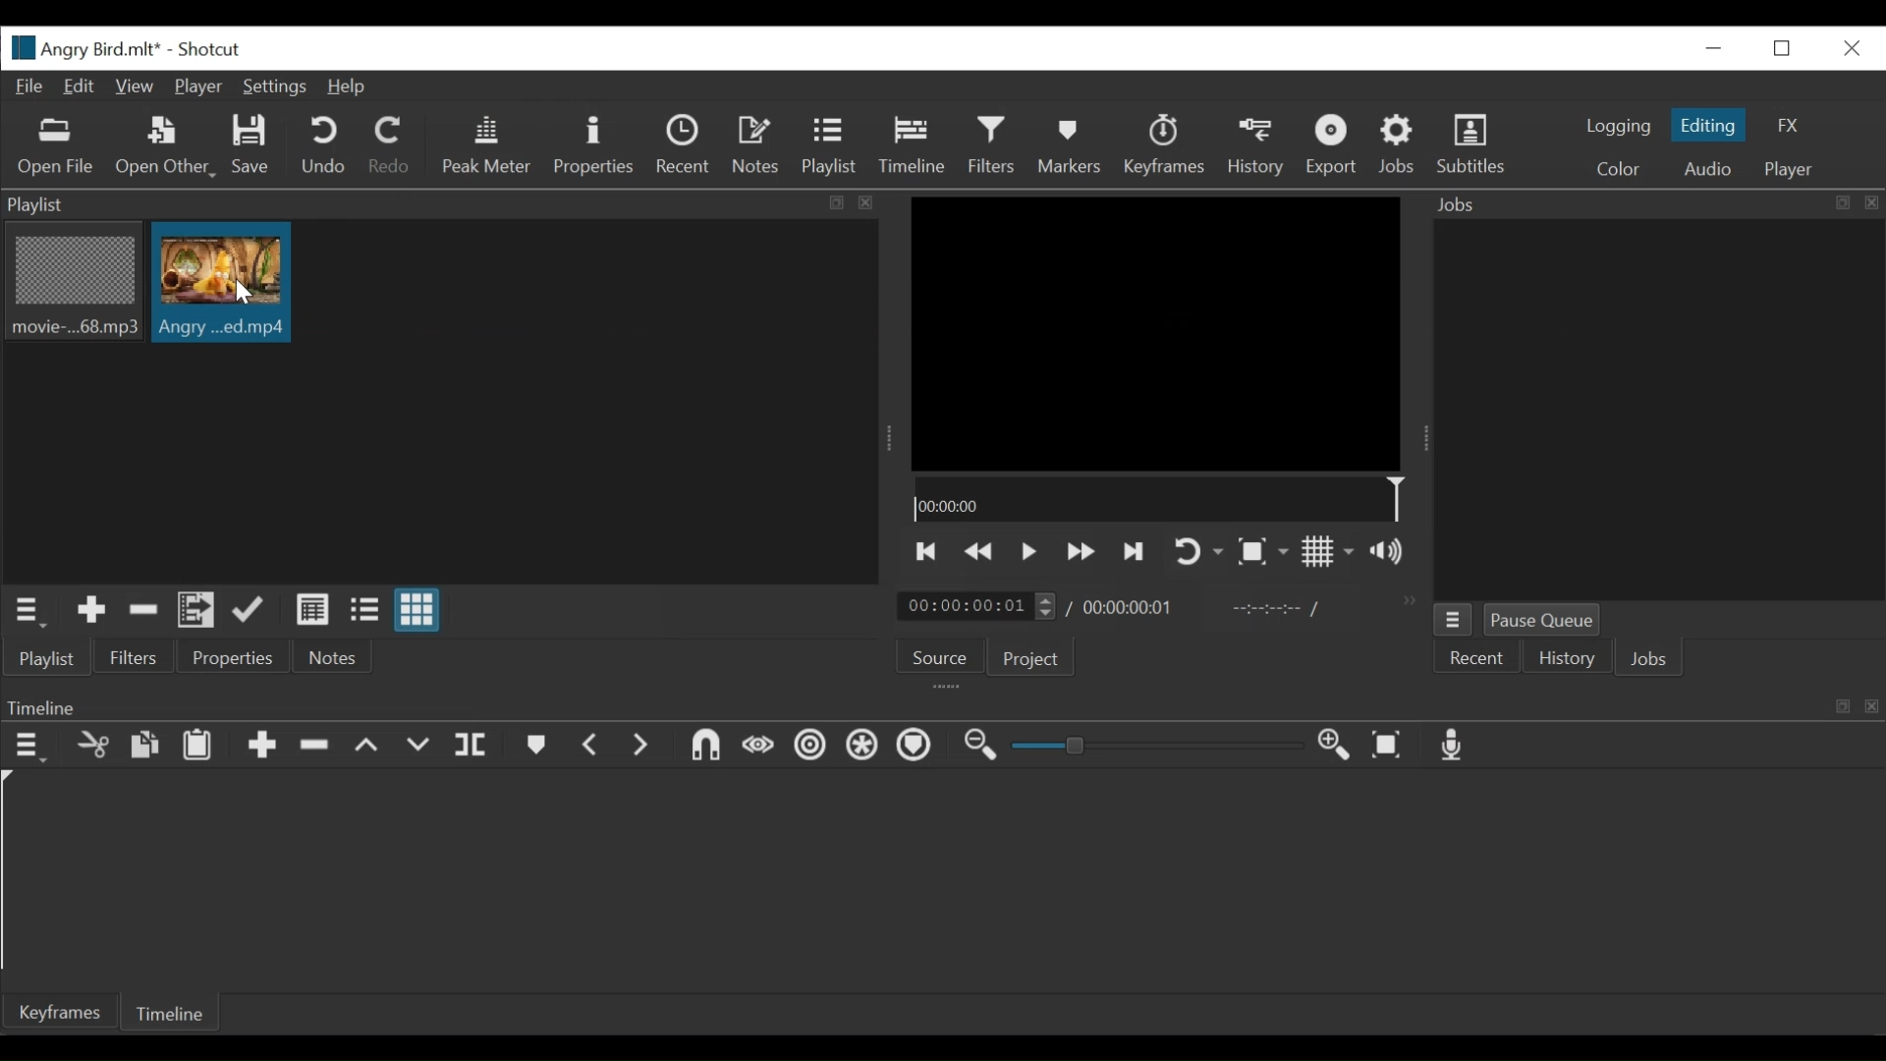 Image resolution: width=1886 pixels, height=1061 pixels. I want to click on Source, so click(941, 654).